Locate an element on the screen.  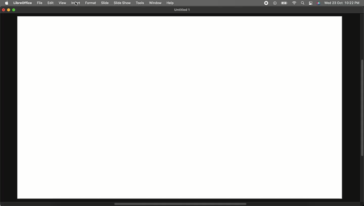
Format is located at coordinates (92, 3).